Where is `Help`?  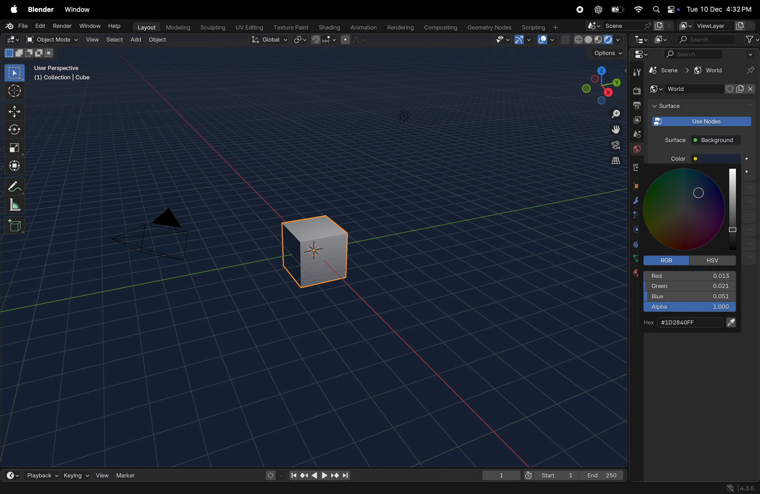 Help is located at coordinates (114, 25).